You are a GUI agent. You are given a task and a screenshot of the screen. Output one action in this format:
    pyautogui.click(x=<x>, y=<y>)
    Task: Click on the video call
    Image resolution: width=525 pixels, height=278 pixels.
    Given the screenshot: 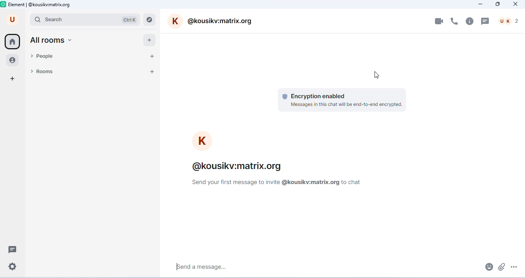 What is the action you would take?
    pyautogui.click(x=440, y=21)
    